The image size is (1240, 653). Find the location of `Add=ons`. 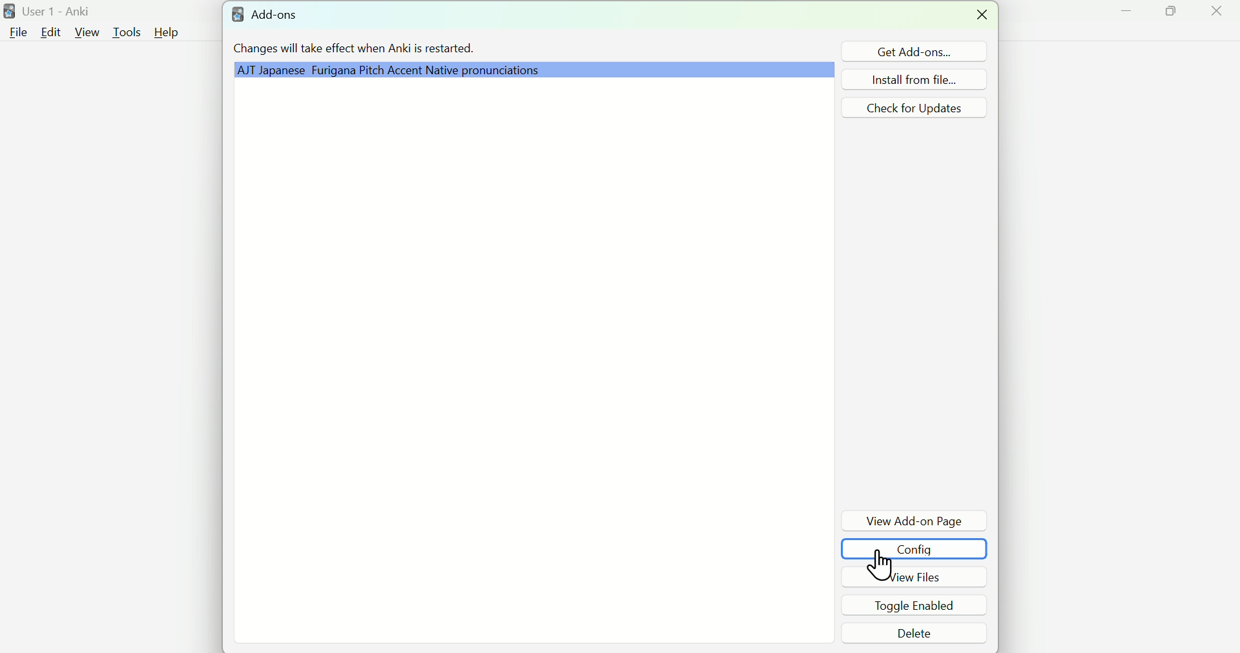

Add=ons is located at coordinates (270, 14).